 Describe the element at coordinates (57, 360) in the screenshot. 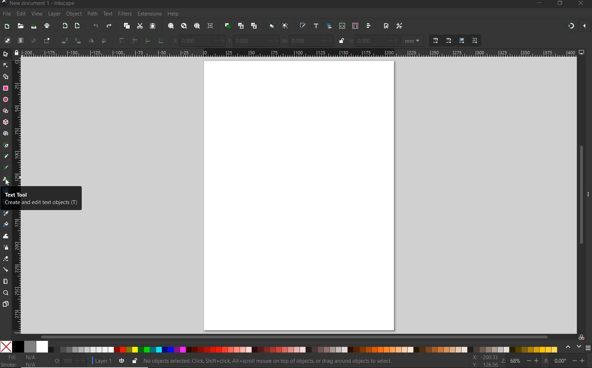

I see `0` at that location.